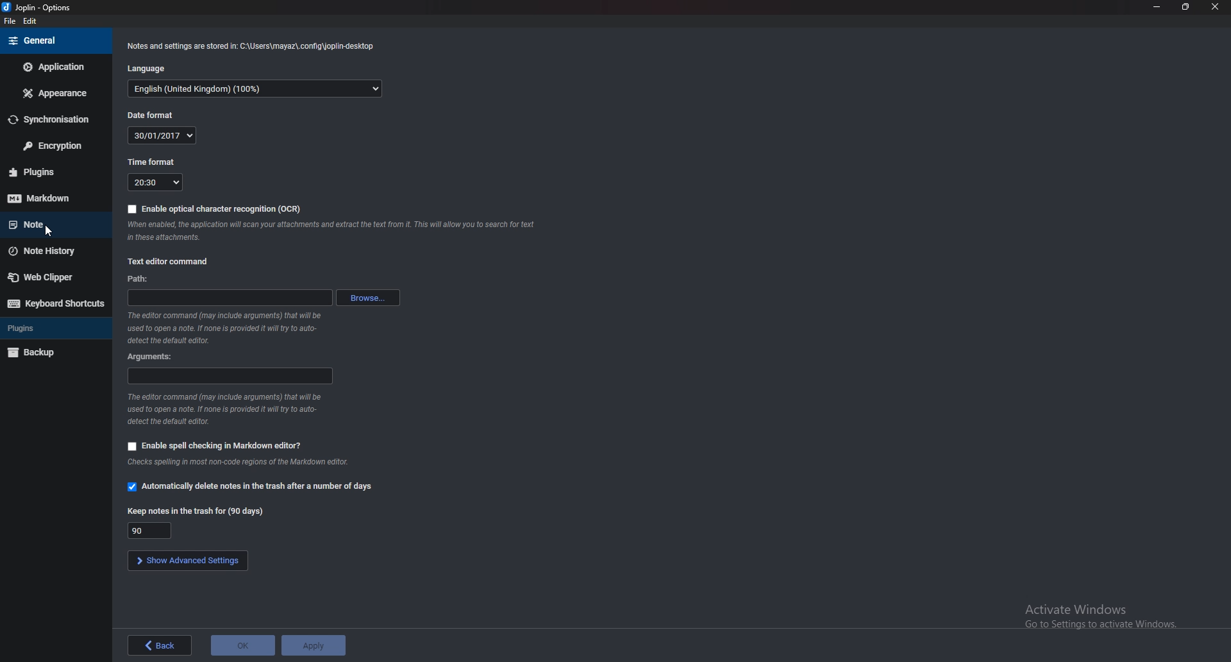 This screenshot has height=662, width=1231. I want to click on Info, so click(229, 409).